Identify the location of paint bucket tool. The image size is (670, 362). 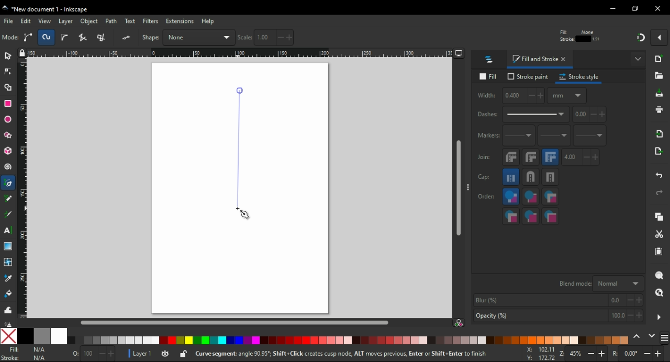
(10, 293).